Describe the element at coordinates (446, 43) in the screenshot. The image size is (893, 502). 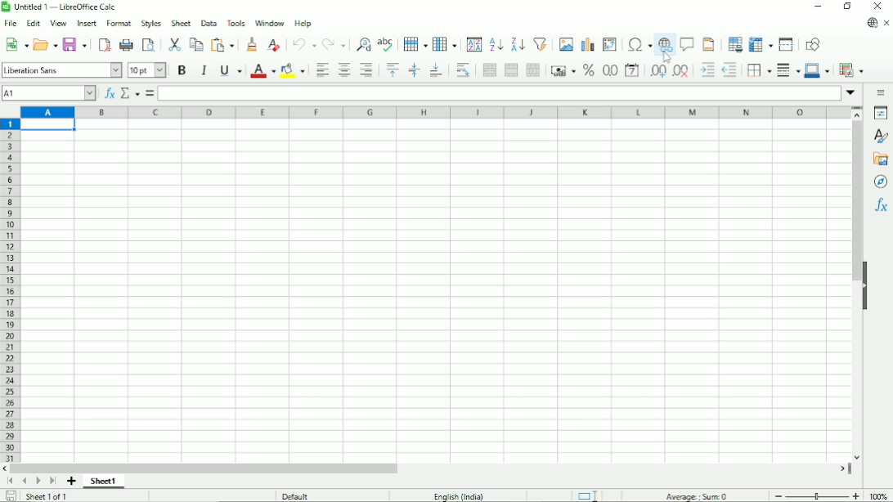
I see `Column` at that location.